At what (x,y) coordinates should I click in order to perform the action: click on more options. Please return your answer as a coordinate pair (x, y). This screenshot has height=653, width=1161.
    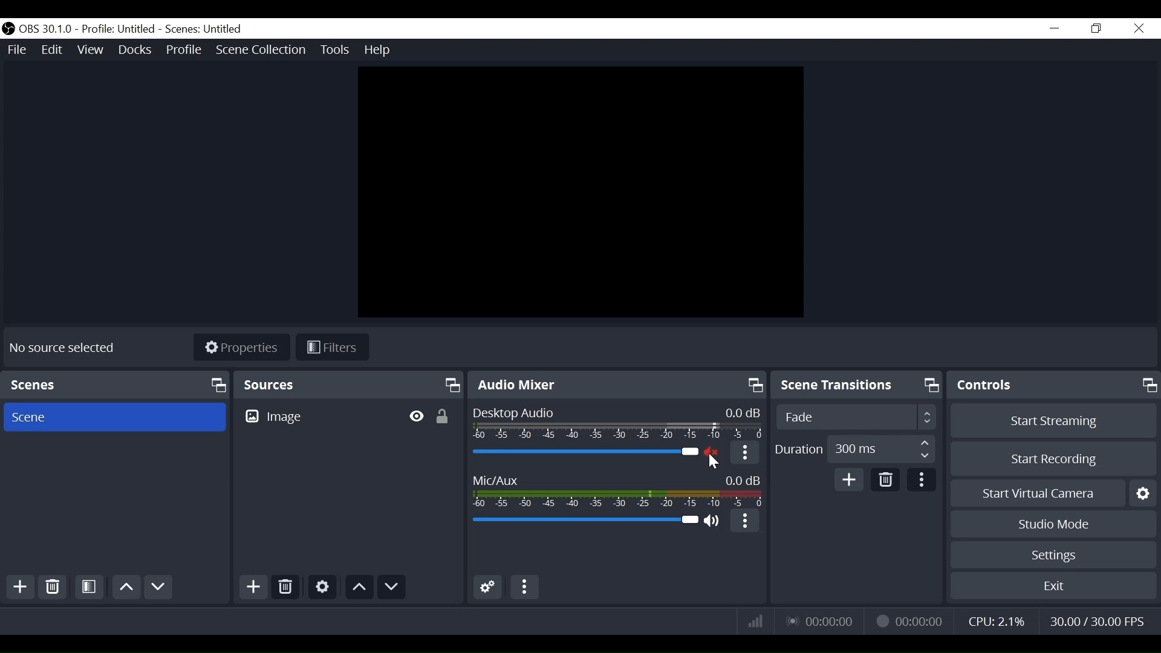
    Looking at the image, I should click on (923, 479).